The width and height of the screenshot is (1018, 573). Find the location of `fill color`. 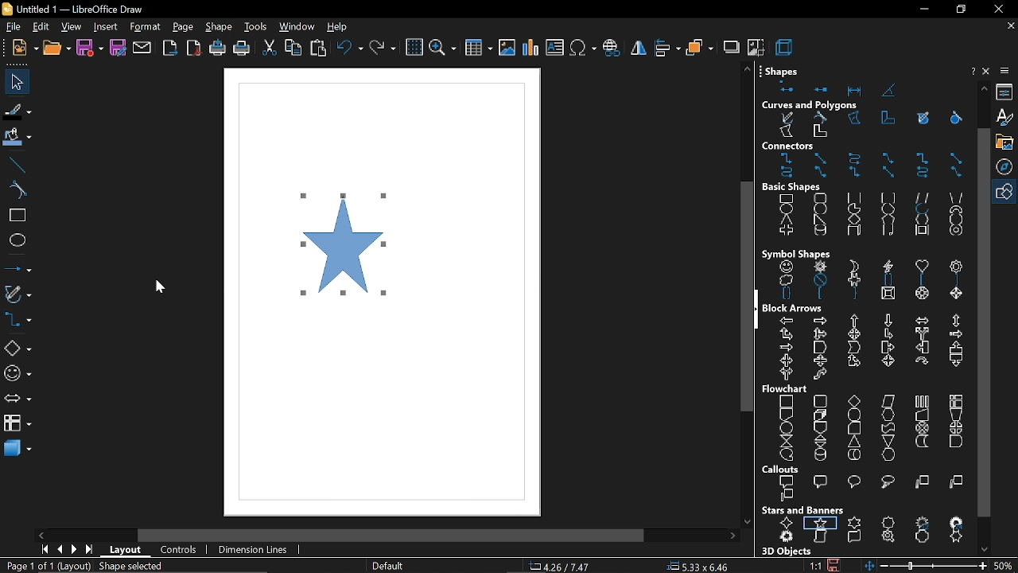

fill color is located at coordinates (17, 138).